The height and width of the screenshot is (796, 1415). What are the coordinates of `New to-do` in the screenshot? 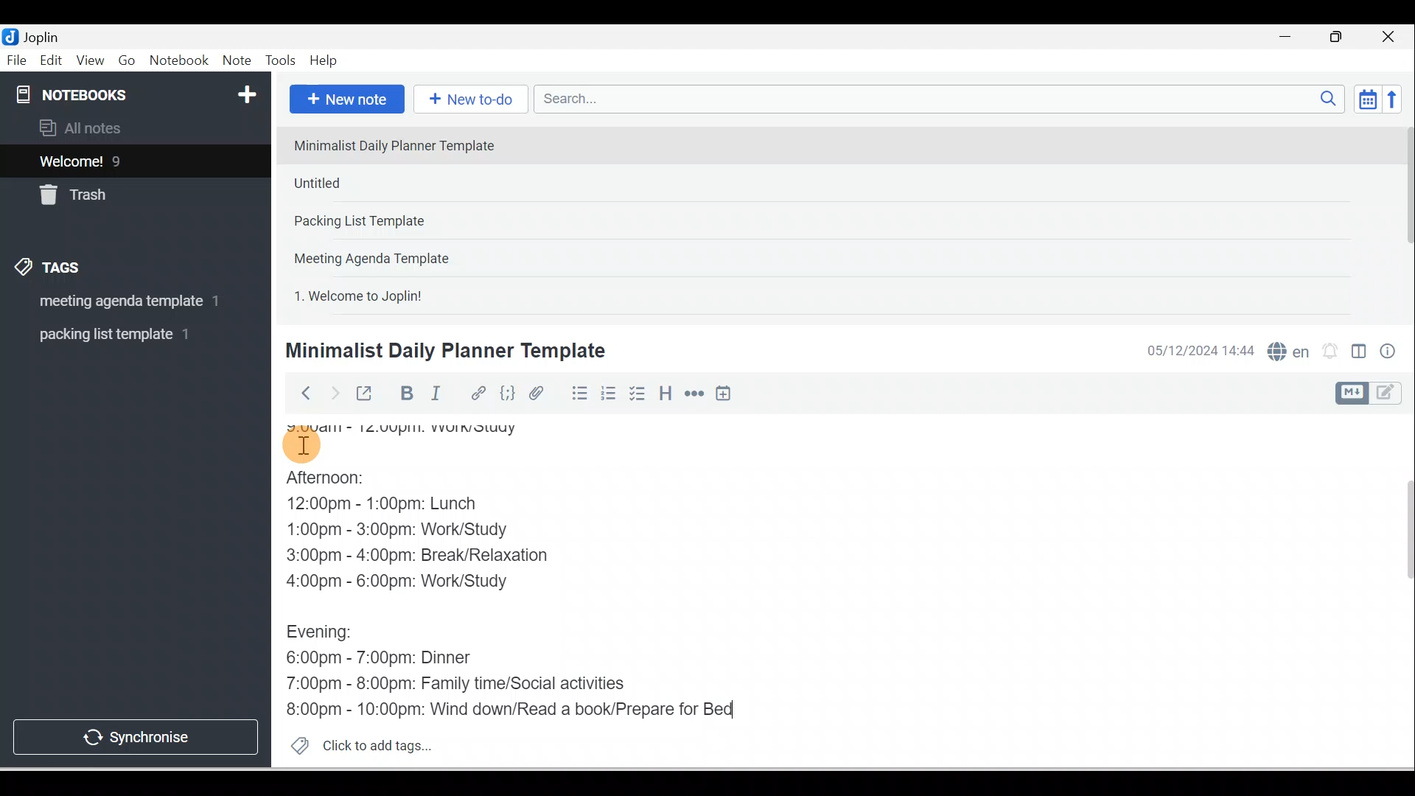 It's located at (467, 100).